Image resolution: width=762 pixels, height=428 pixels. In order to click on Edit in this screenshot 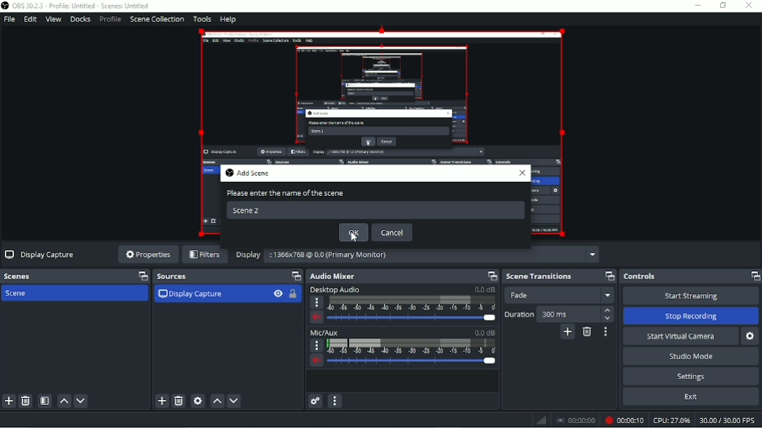, I will do `click(29, 20)`.